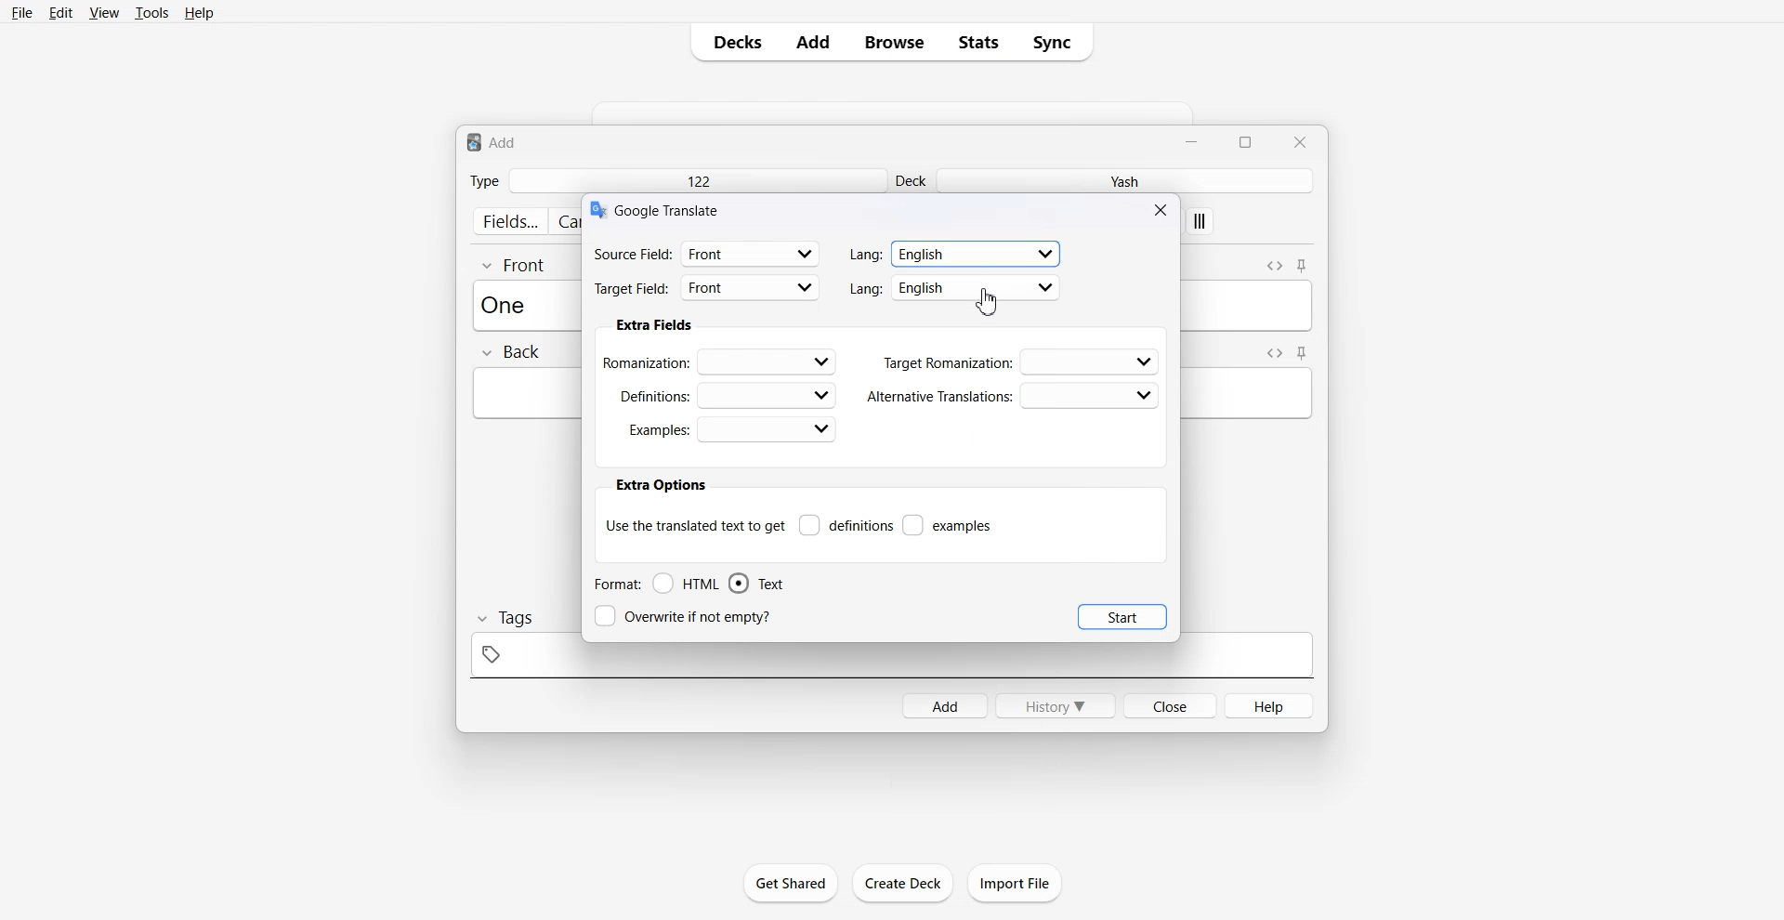 The width and height of the screenshot is (1784, 920). I want to click on Start, so click(1122, 616).